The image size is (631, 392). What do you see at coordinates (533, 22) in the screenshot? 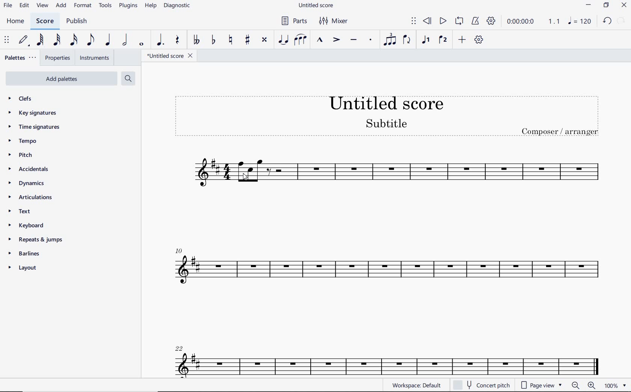
I see `PLAY SPEED` at bounding box center [533, 22].